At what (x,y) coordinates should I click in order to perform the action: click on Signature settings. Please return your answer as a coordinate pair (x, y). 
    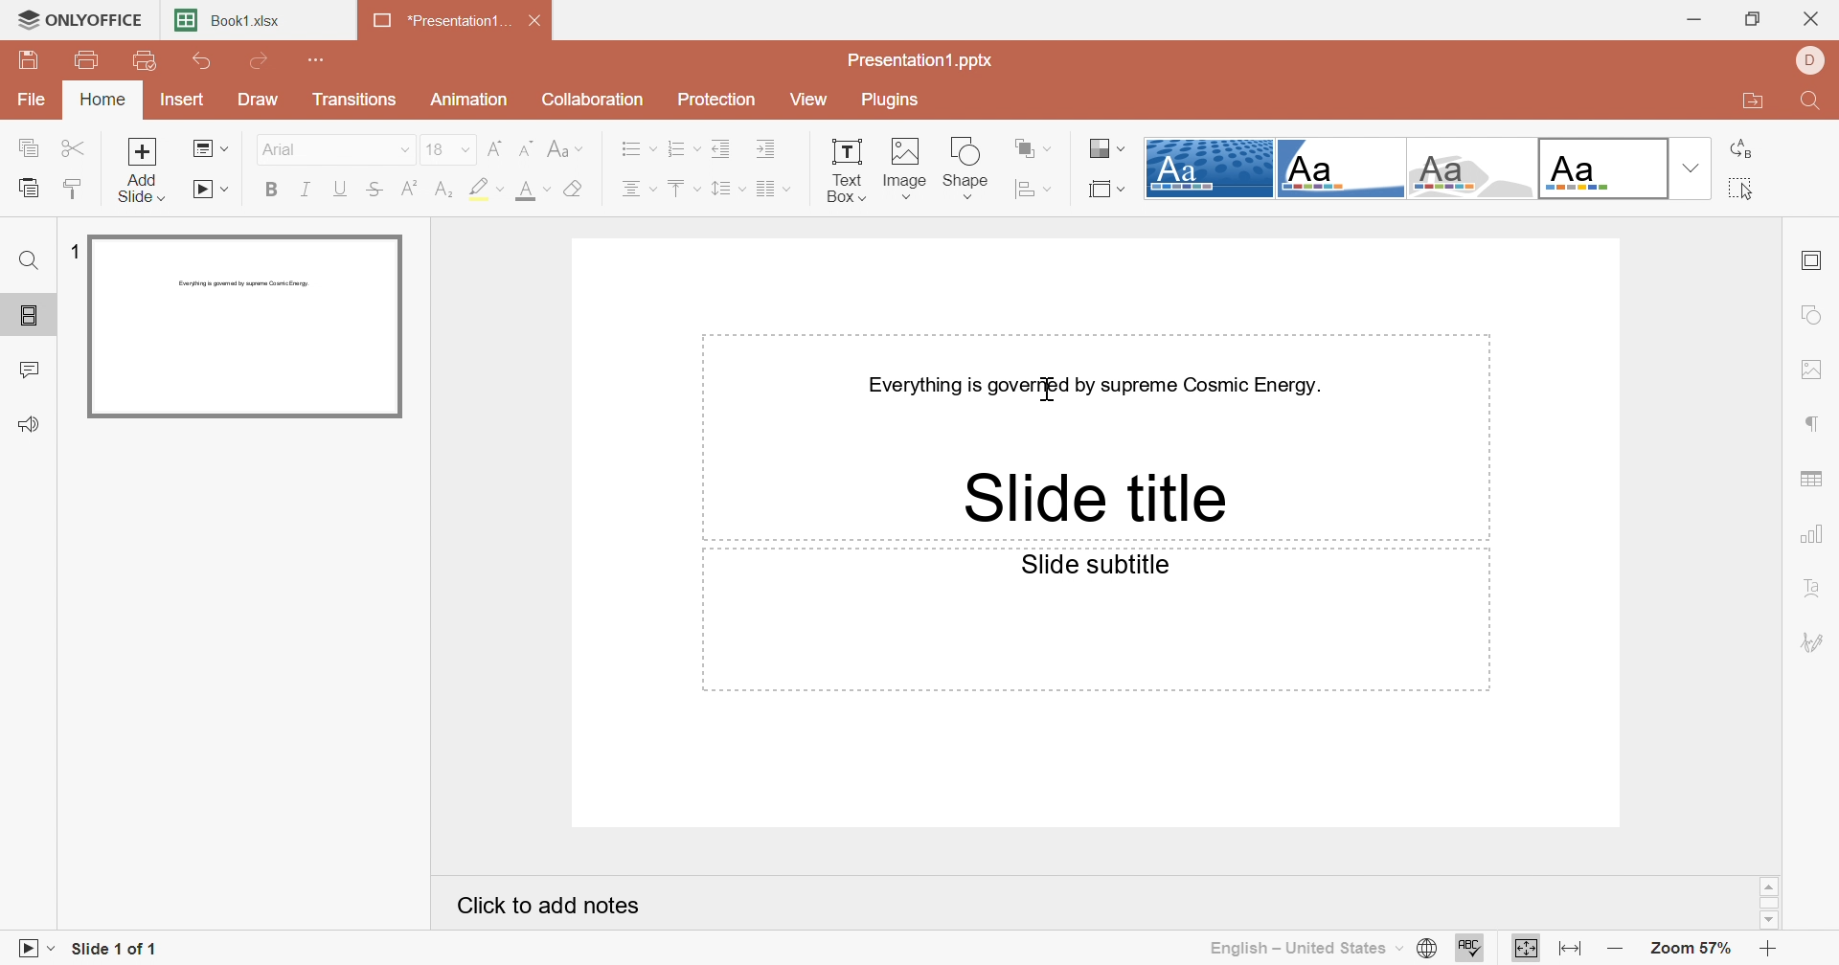
    Looking at the image, I should click on (1815, 641).